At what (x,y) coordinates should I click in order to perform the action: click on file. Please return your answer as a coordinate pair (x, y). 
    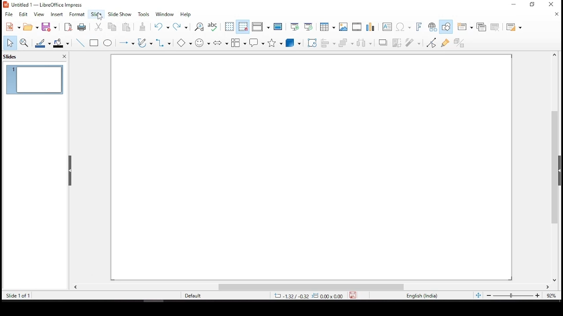
    Looking at the image, I should click on (9, 14).